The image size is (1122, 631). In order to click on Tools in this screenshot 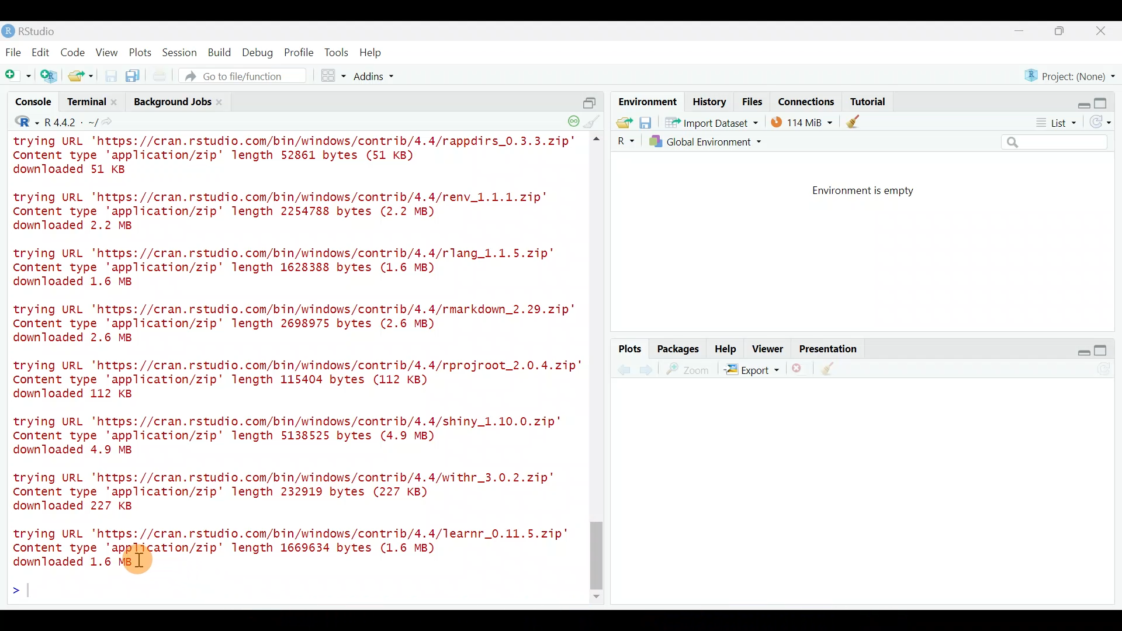, I will do `click(337, 52)`.